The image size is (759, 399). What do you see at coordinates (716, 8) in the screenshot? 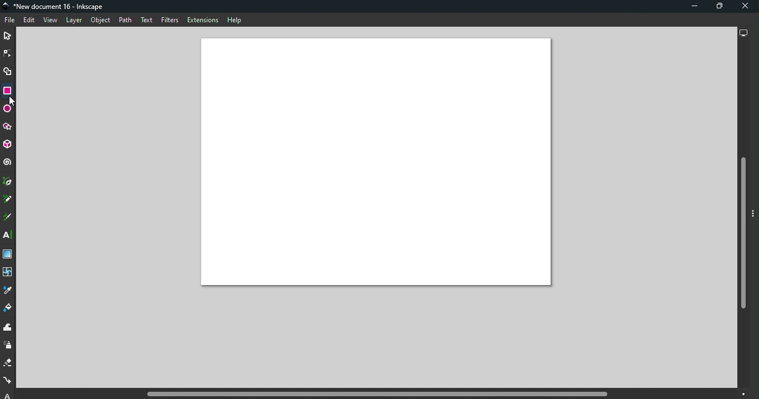
I see `Maximize` at bounding box center [716, 8].